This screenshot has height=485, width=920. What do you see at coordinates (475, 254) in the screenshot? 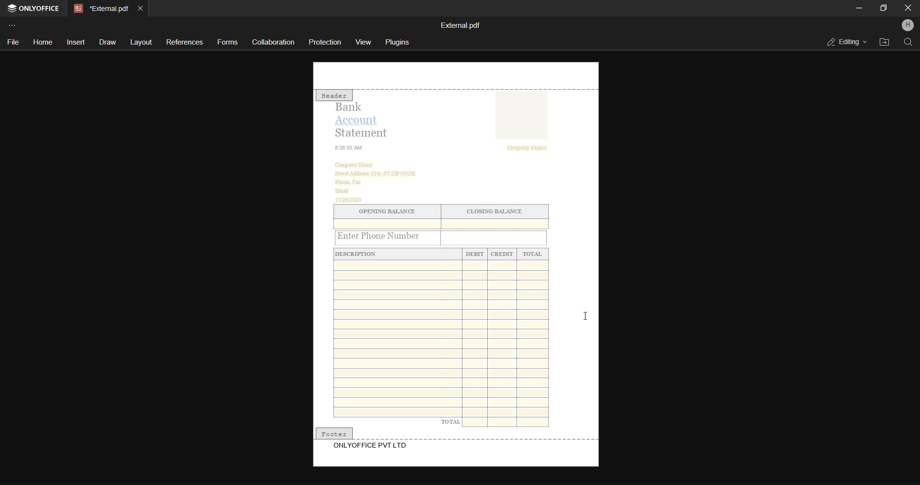
I see `Debit` at bounding box center [475, 254].